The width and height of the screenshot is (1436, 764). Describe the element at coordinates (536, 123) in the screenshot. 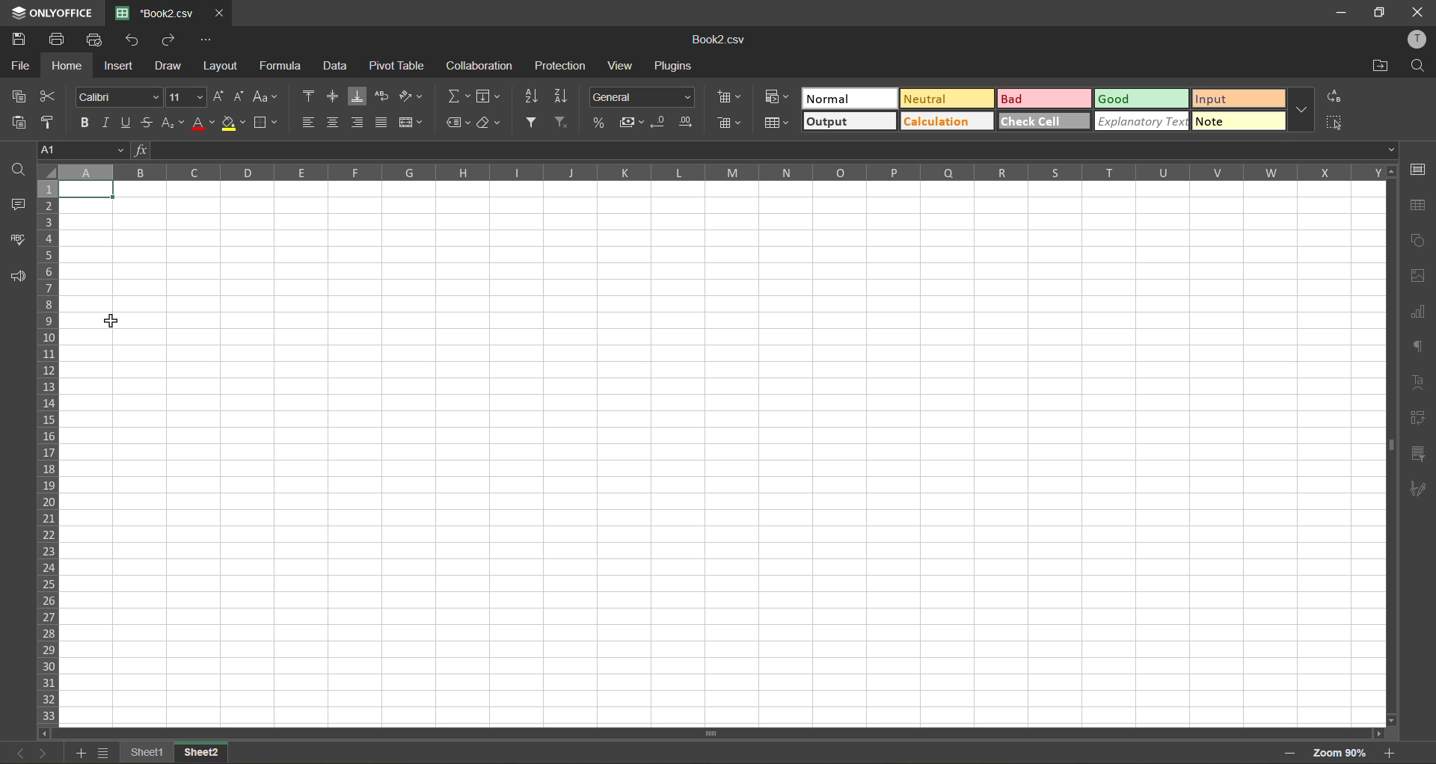

I see `filter` at that location.